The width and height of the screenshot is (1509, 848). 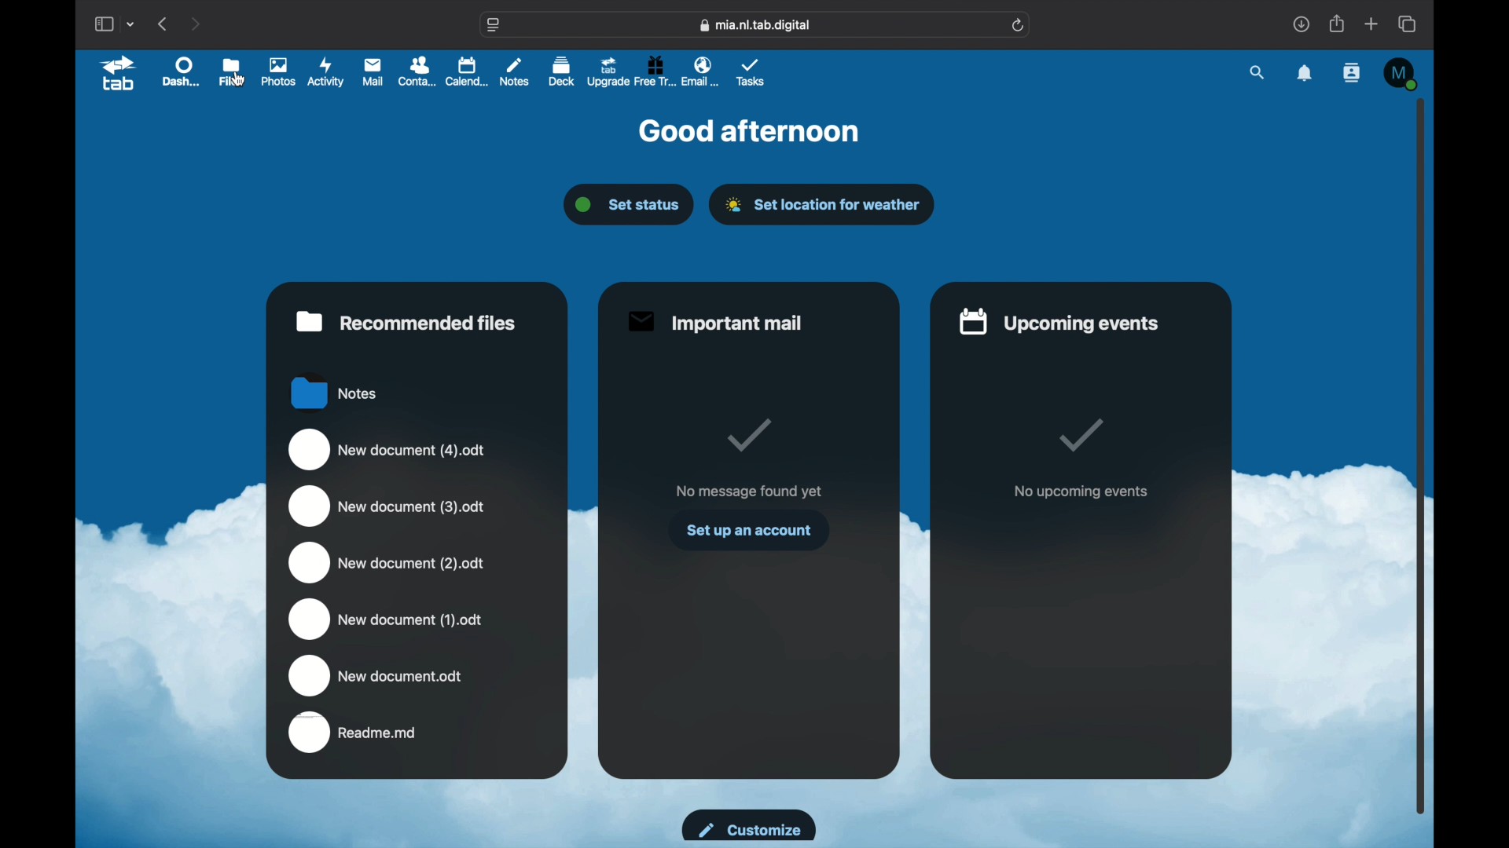 What do you see at coordinates (748, 433) in the screenshot?
I see `tick mark` at bounding box center [748, 433].